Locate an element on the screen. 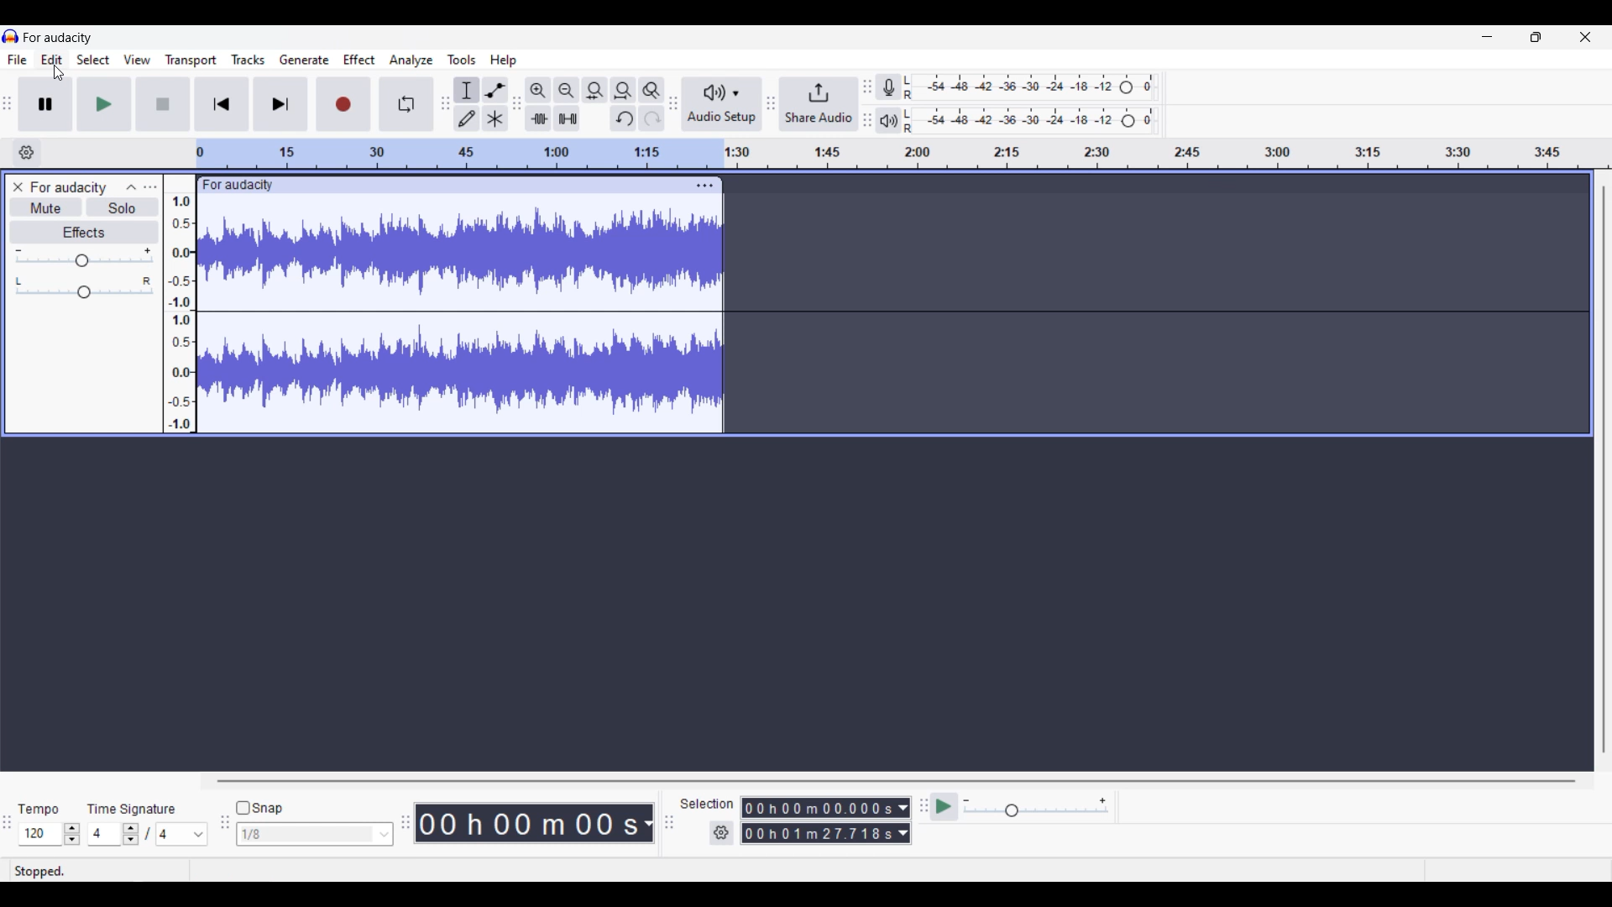 This screenshot has height=907, width=1612. click to move is located at coordinates (485, 183).